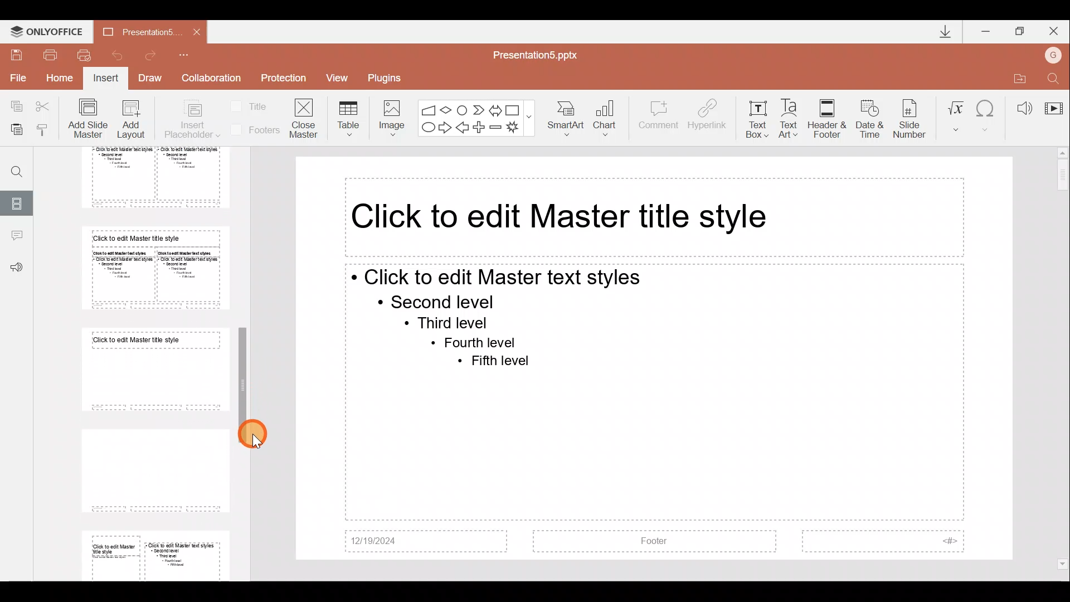  I want to click on Plugins, so click(388, 76).